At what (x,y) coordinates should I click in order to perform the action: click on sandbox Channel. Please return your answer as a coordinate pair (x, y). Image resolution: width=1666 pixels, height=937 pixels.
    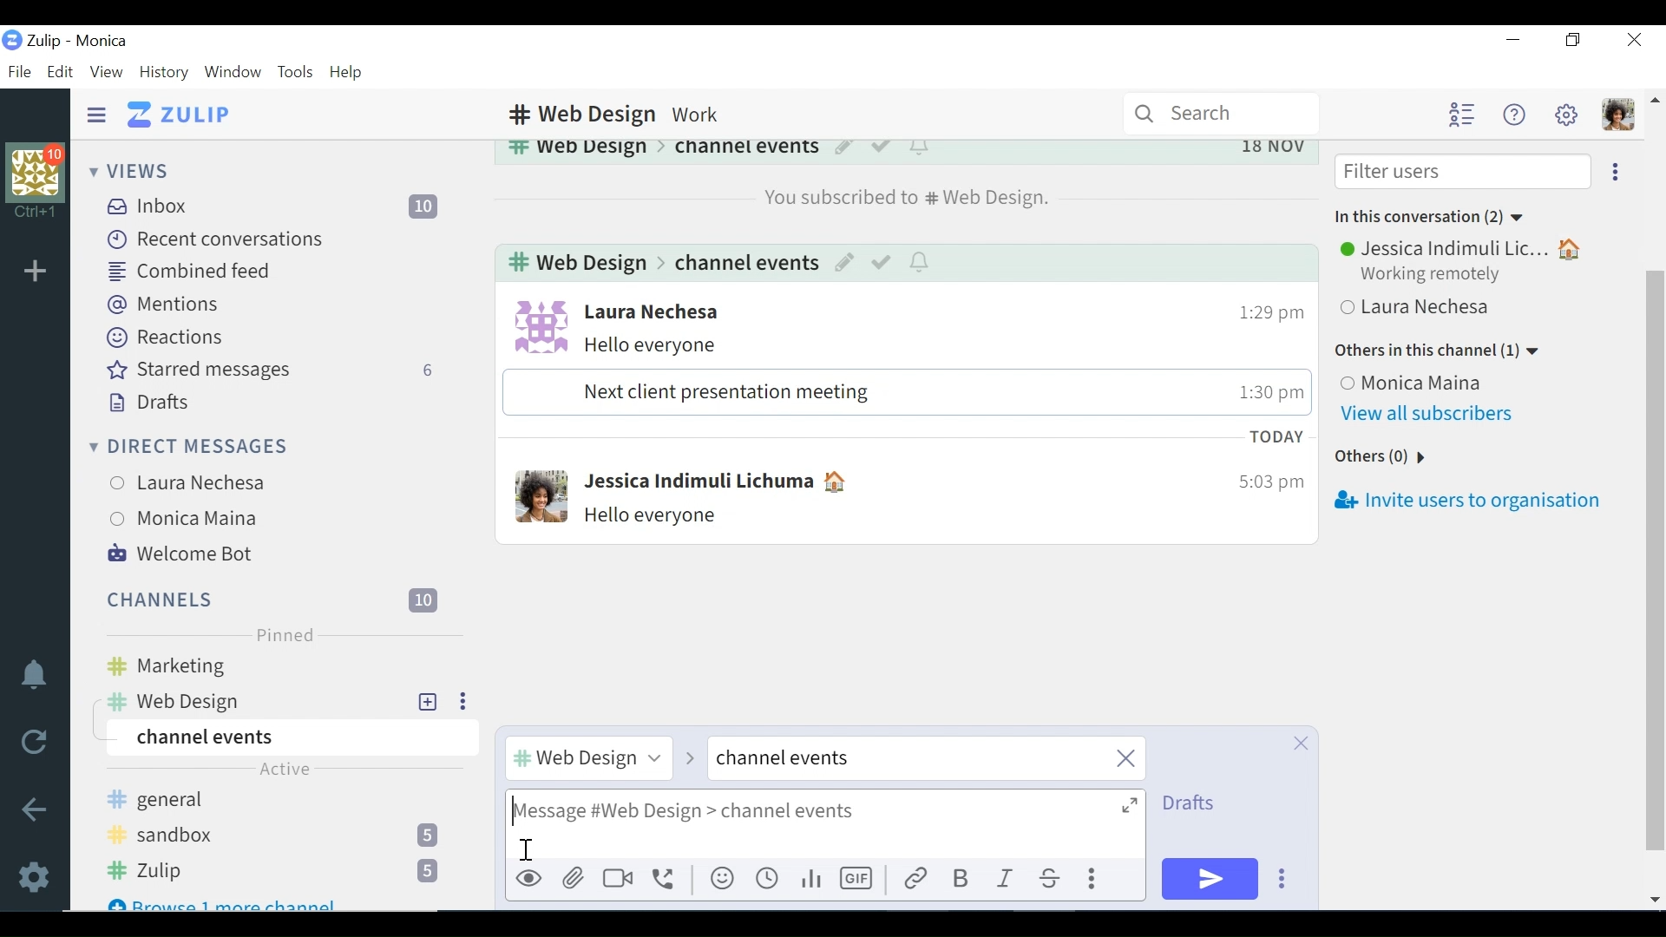
    Looking at the image, I should click on (280, 837).